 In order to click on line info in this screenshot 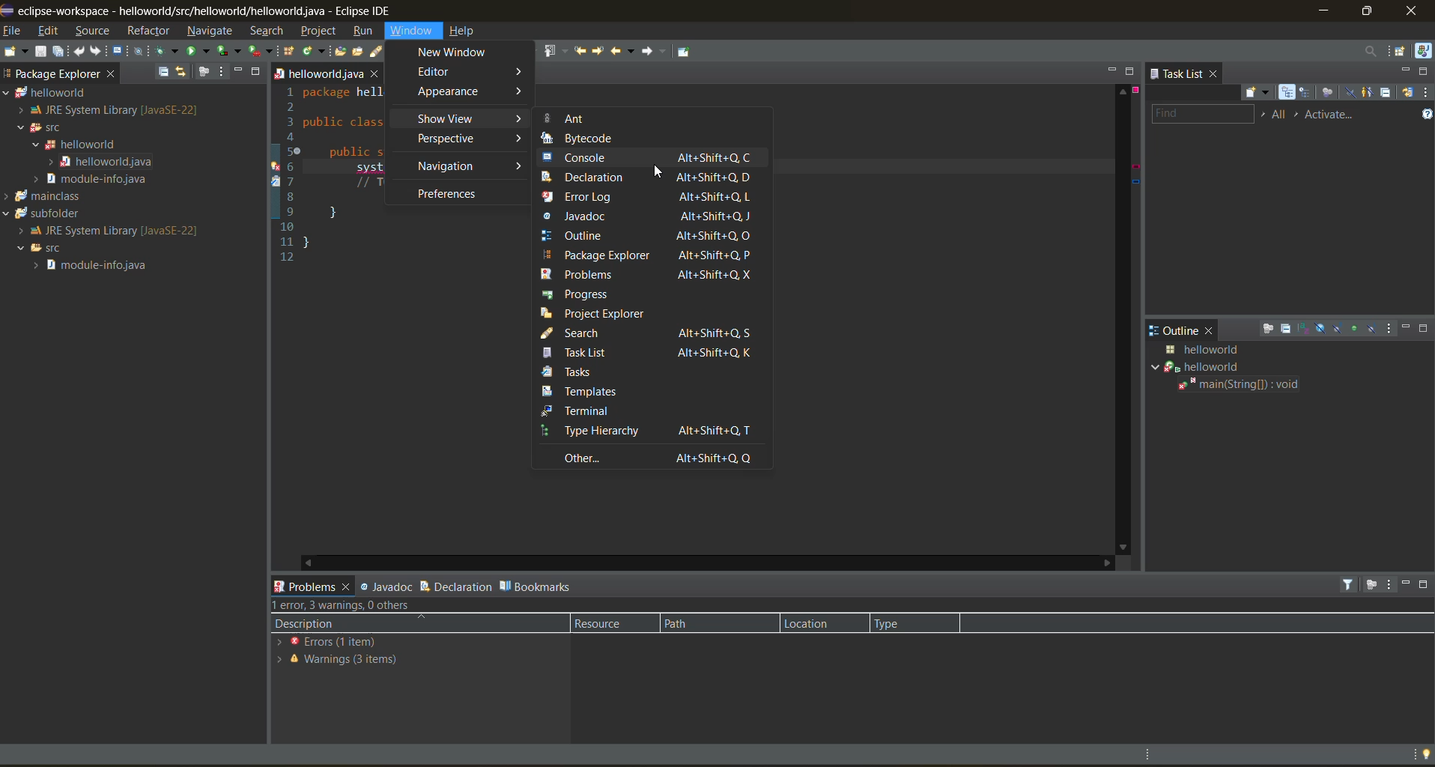, I will do `click(269, 180)`.